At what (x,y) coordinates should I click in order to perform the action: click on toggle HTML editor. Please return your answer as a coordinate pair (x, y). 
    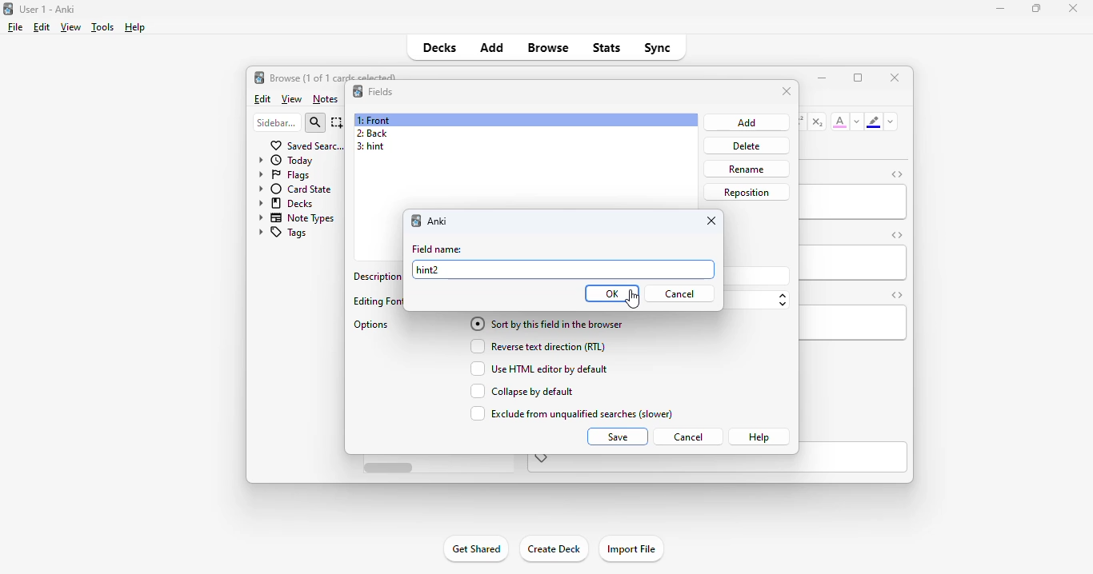
    Looking at the image, I should click on (898, 174).